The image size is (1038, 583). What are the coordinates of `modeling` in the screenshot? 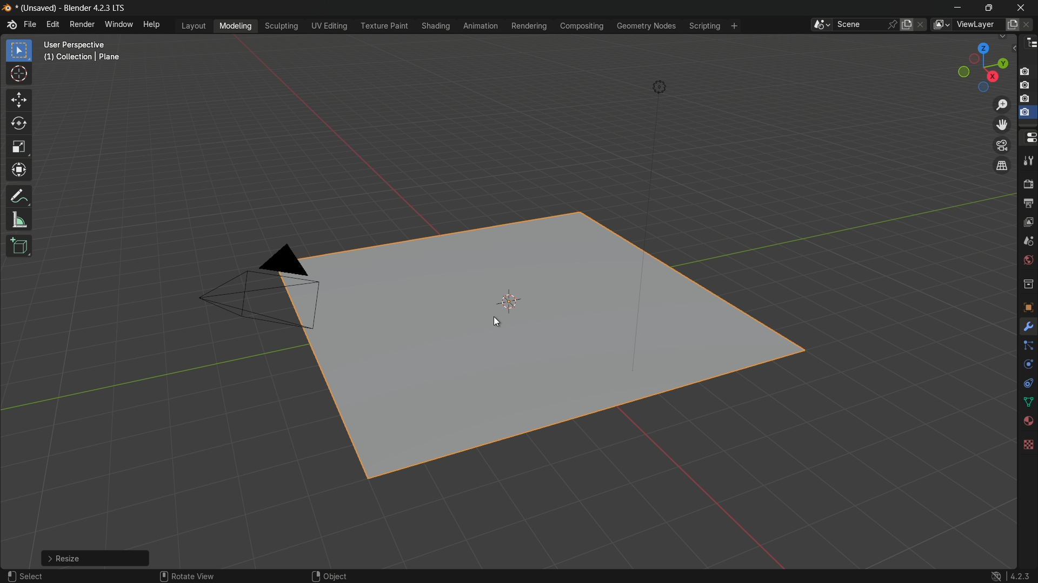 It's located at (234, 26).